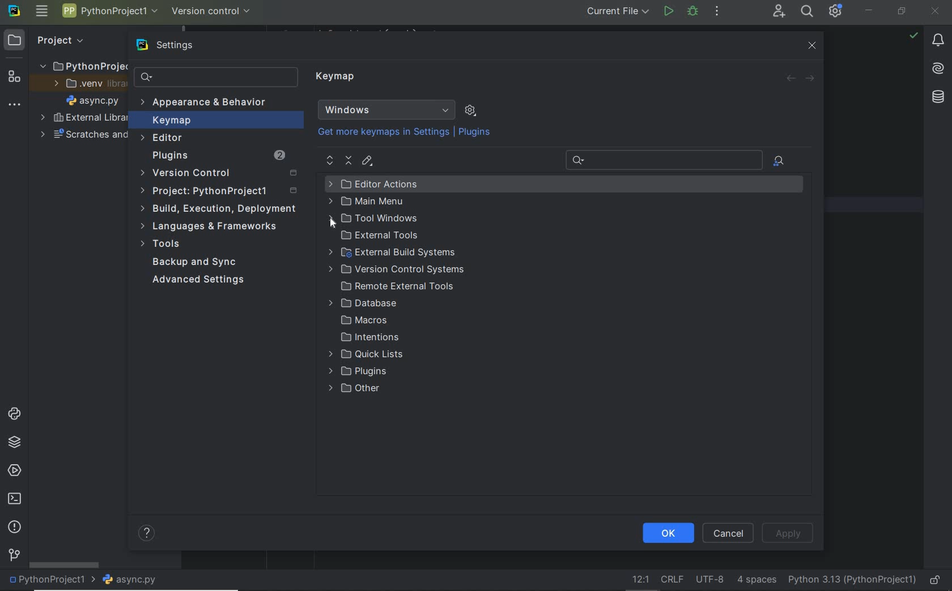 The width and height of the screenshot is (952, 591). I want to click on find actions by shortcut, so click(779, 161).